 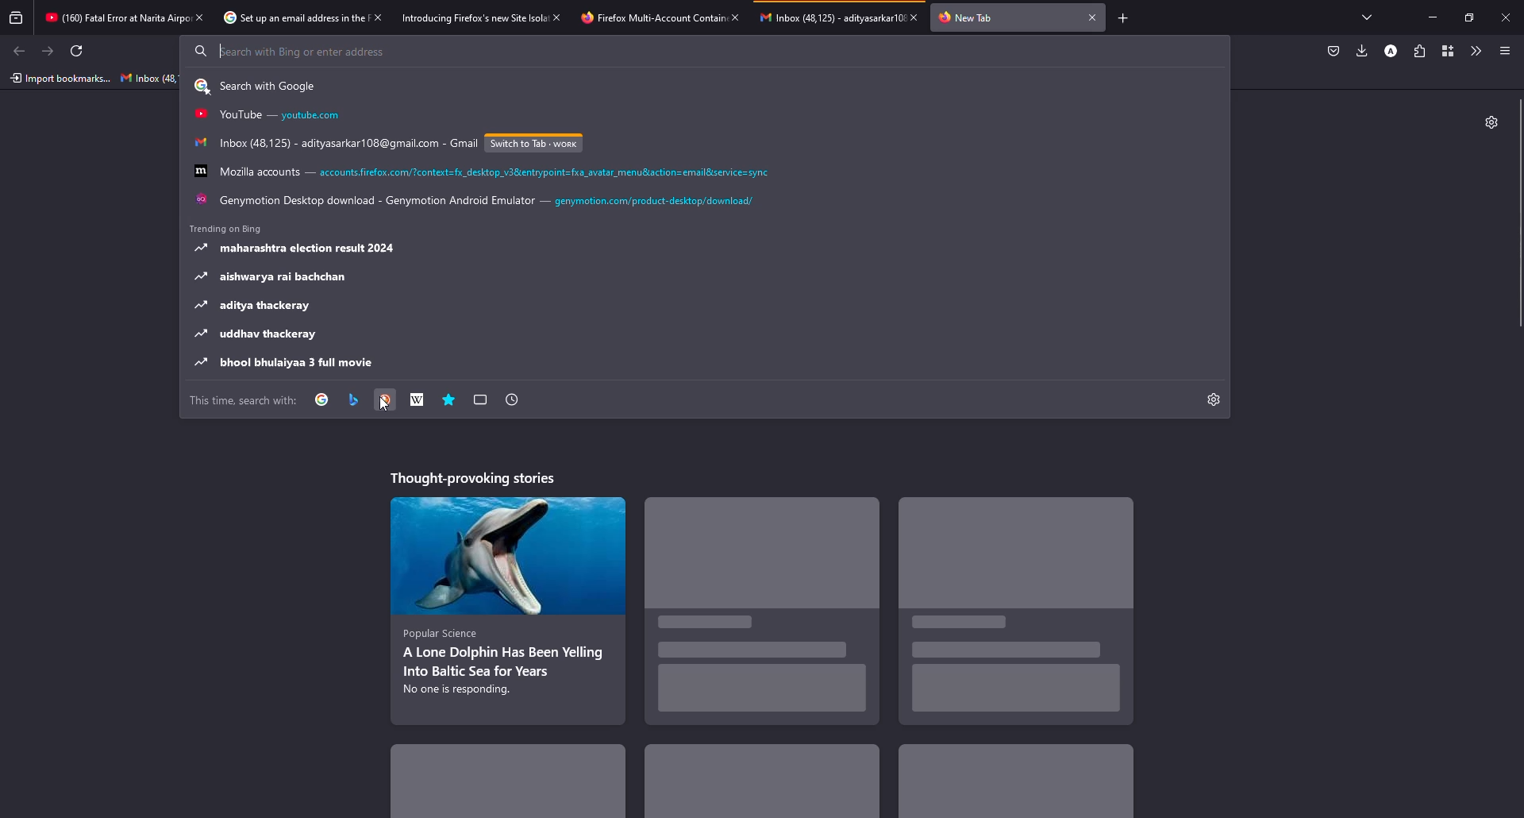 I want to click on tabs, so click(x=481, y=399).